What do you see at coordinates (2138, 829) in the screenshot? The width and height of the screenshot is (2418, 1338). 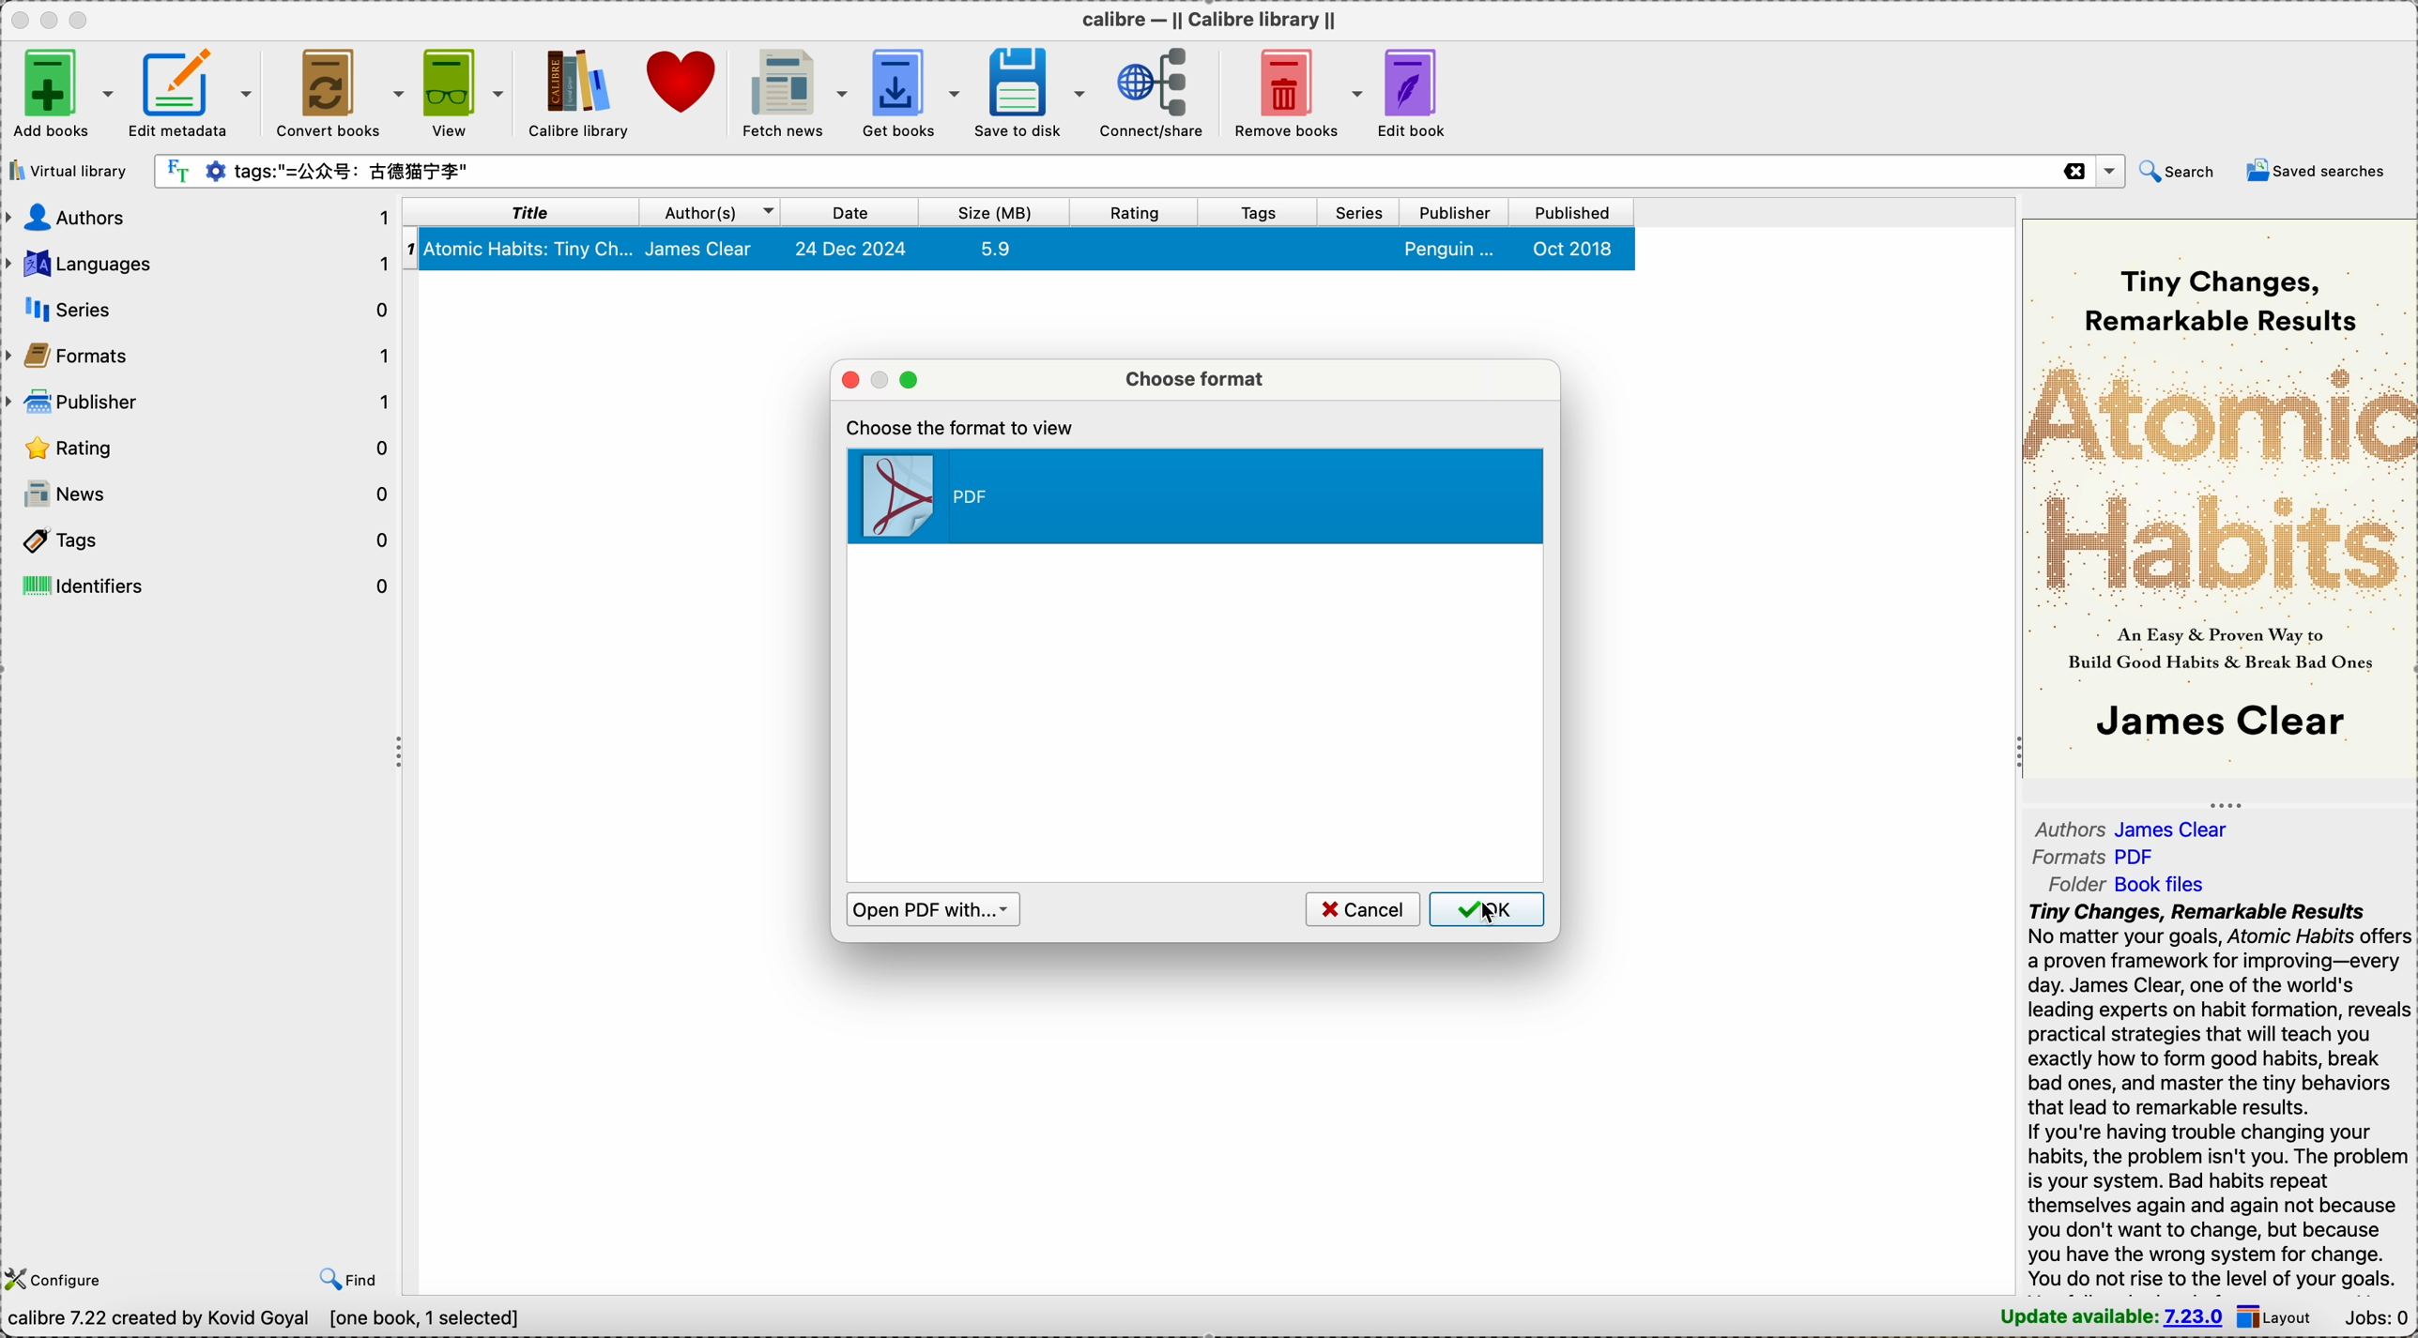 I see `authors` at bounding box center [2138, 829].